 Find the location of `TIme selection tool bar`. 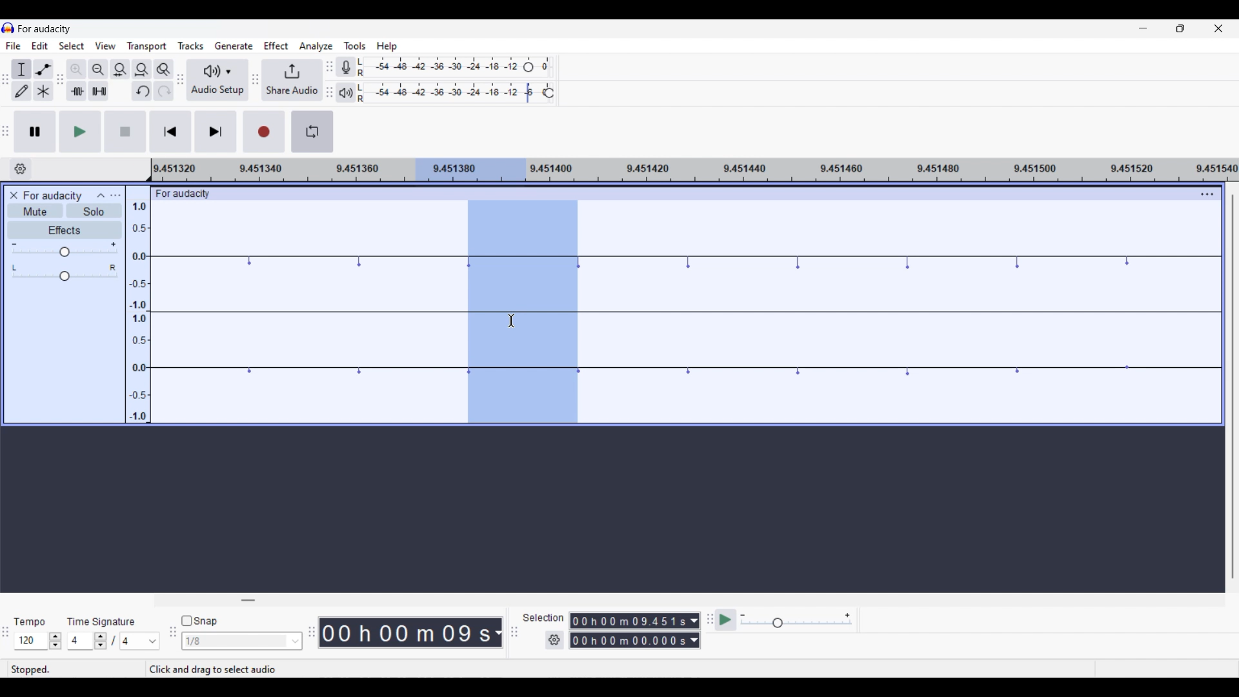

TIme selection tool bar is located at coordinates (8, 640).